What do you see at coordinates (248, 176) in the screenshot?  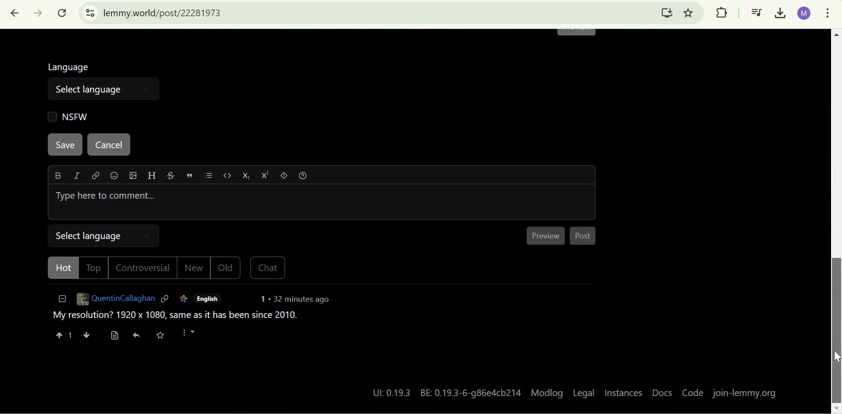 I see `subscript` at bounding box center [248, 176].